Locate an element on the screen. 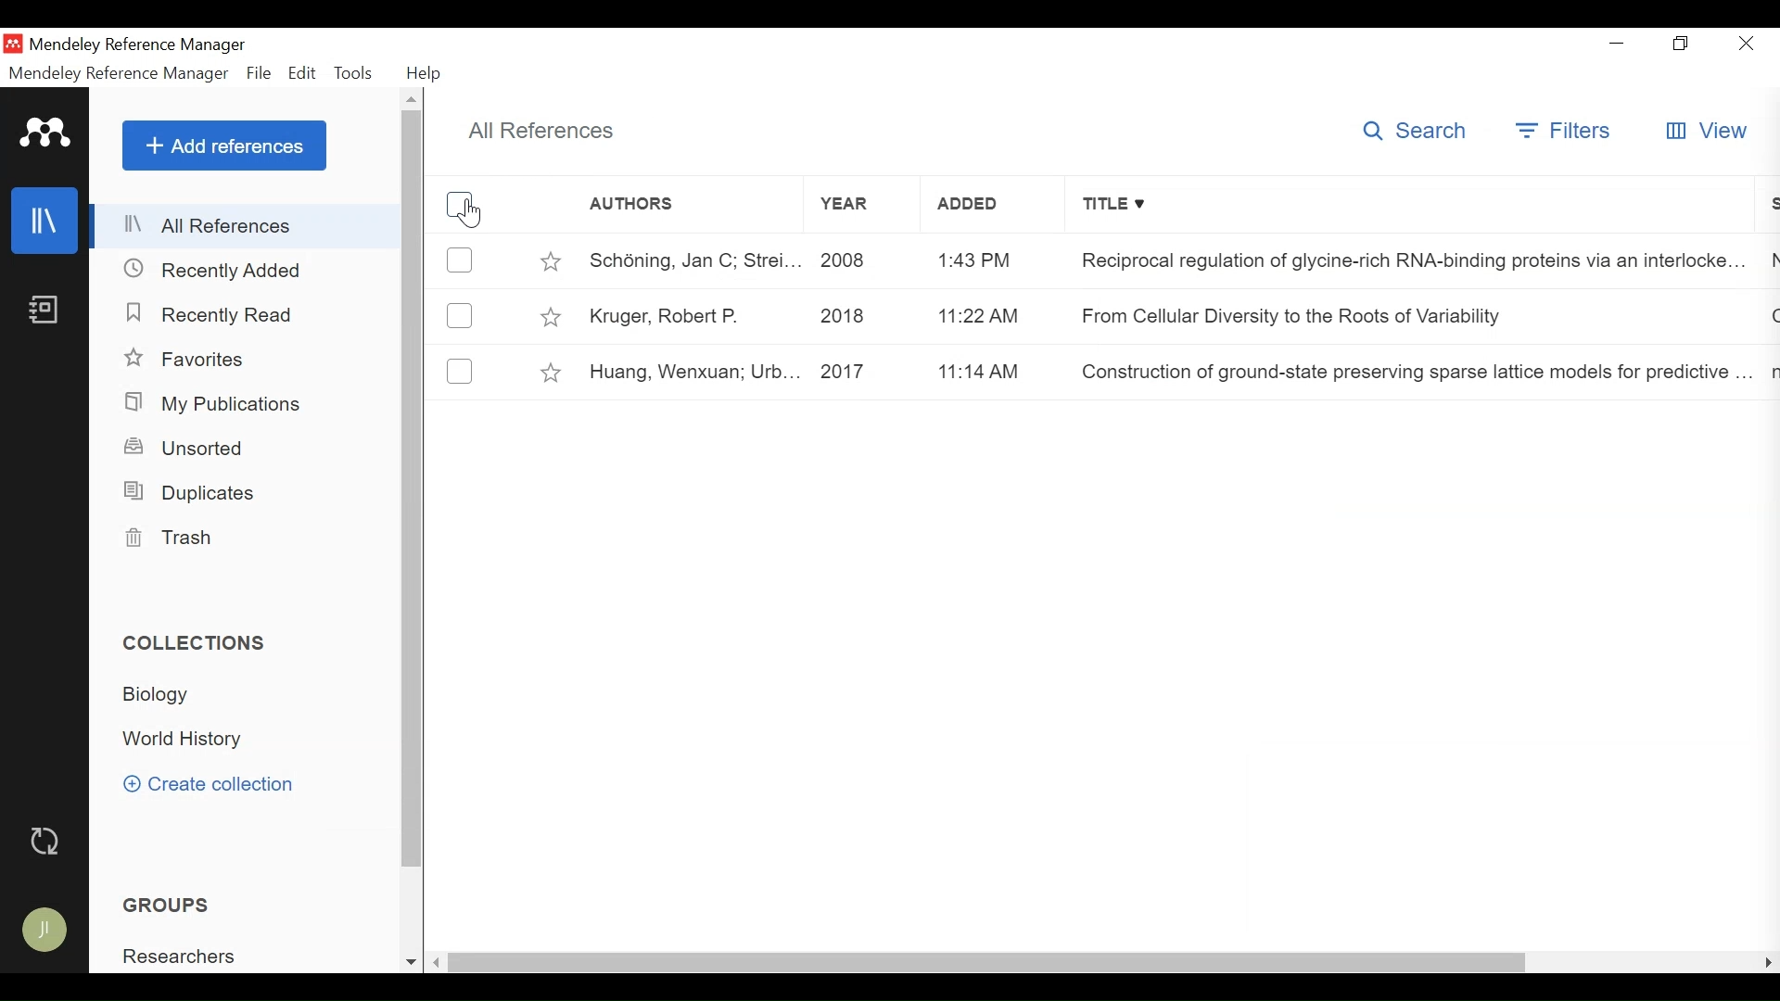  Scroll up is located at coordinates (411, 100).